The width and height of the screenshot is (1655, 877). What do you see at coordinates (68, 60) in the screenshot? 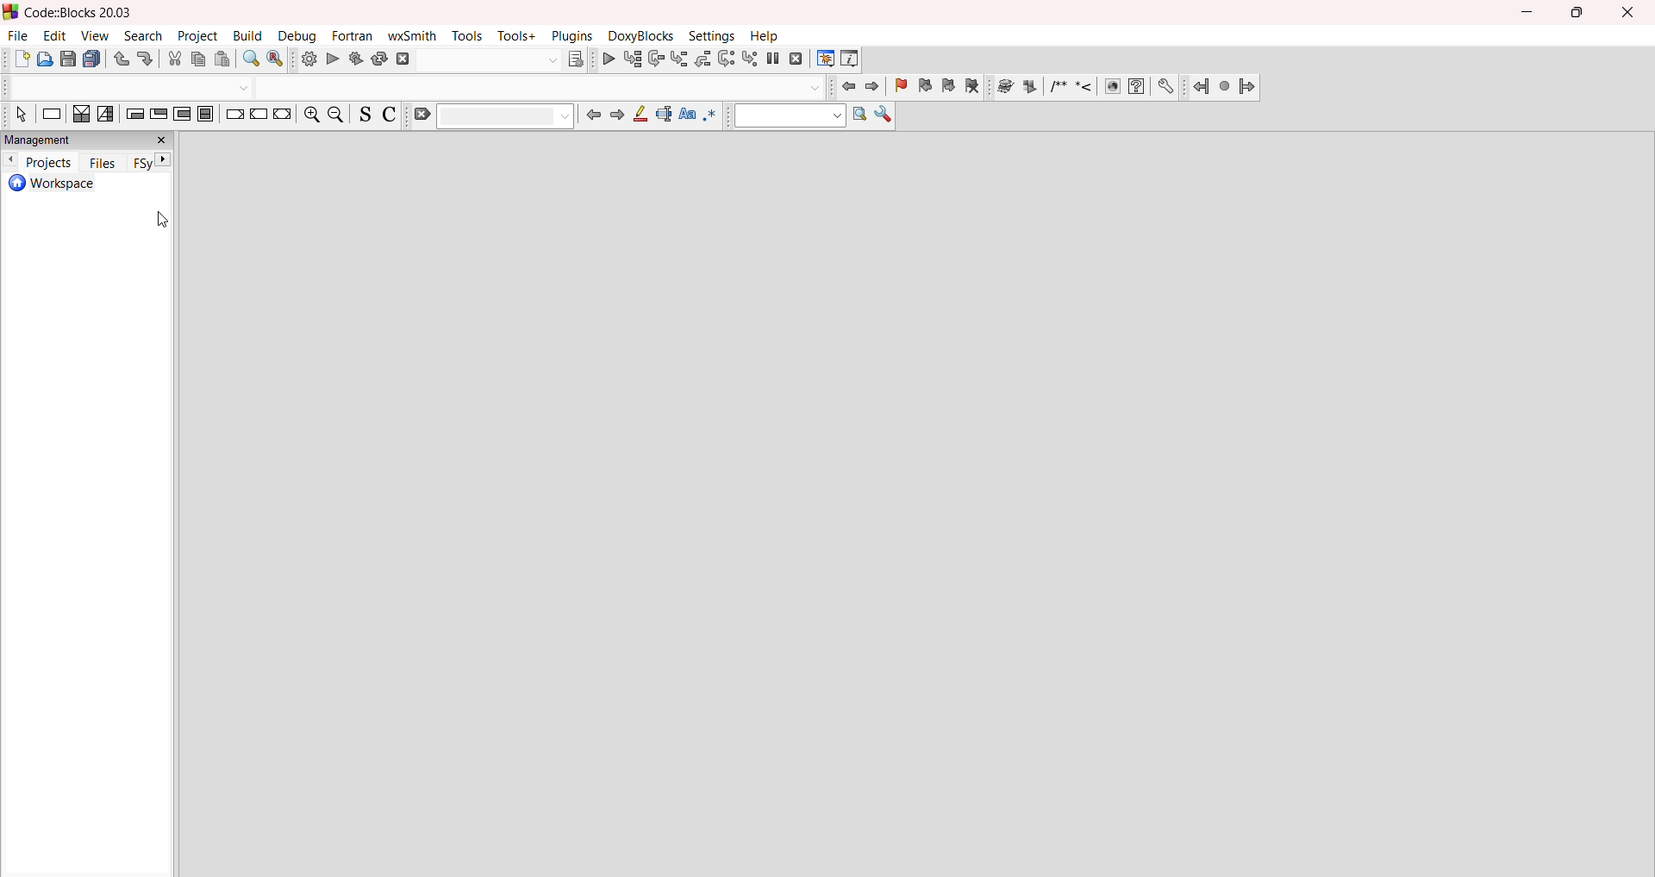
I see `save` at bounding box center [68, 60].